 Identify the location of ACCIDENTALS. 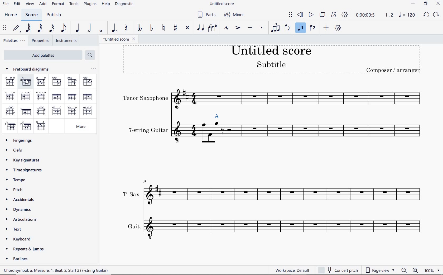
(24, 200).